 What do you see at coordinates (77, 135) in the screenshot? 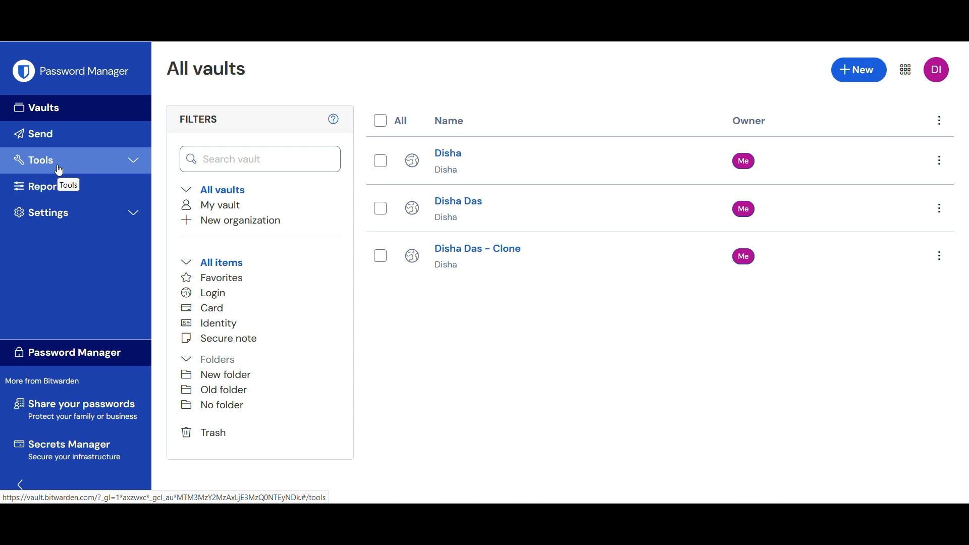
I see `Send` at bounding box center [77, 135].